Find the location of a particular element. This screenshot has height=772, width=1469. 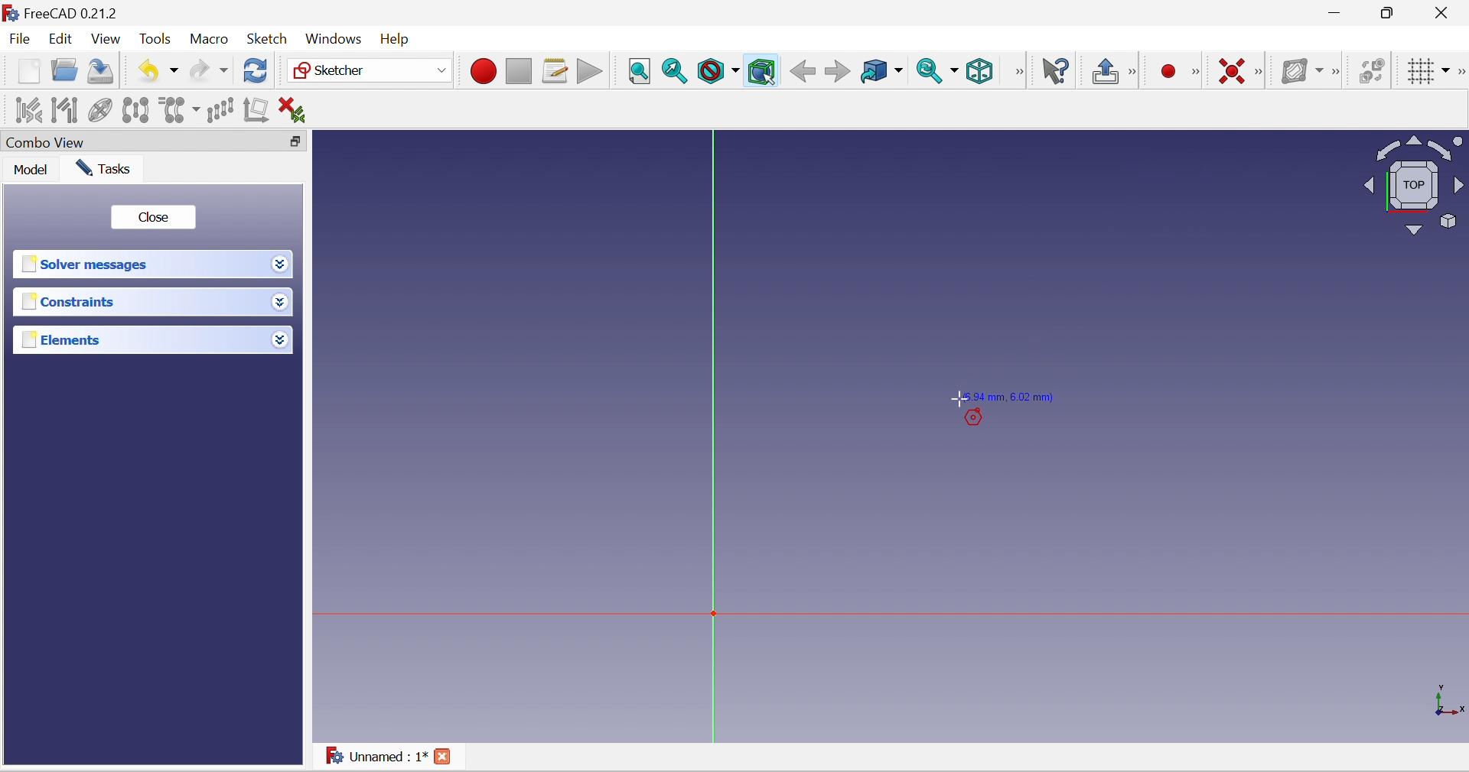

Redo is located at coordinates (209, 73).